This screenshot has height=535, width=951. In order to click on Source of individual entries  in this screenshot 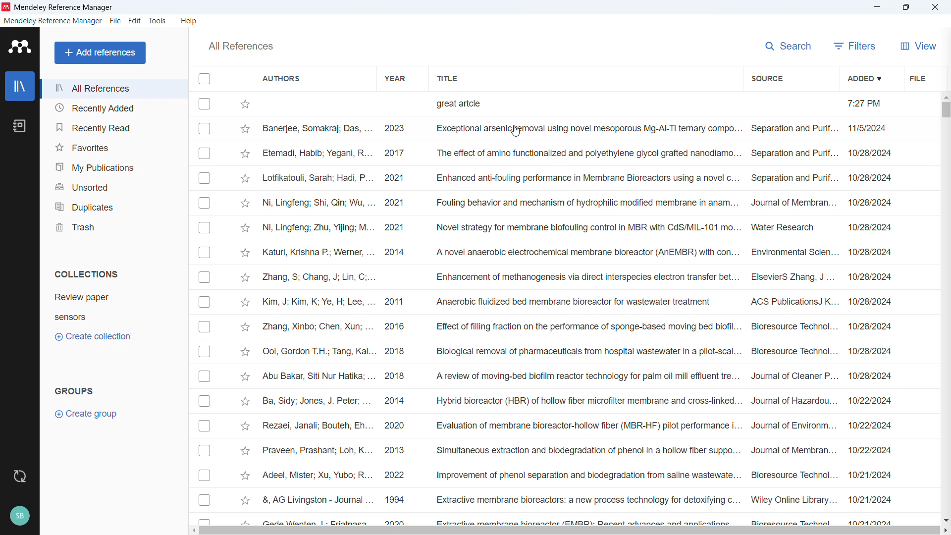, I will do `click(793, 311)`.